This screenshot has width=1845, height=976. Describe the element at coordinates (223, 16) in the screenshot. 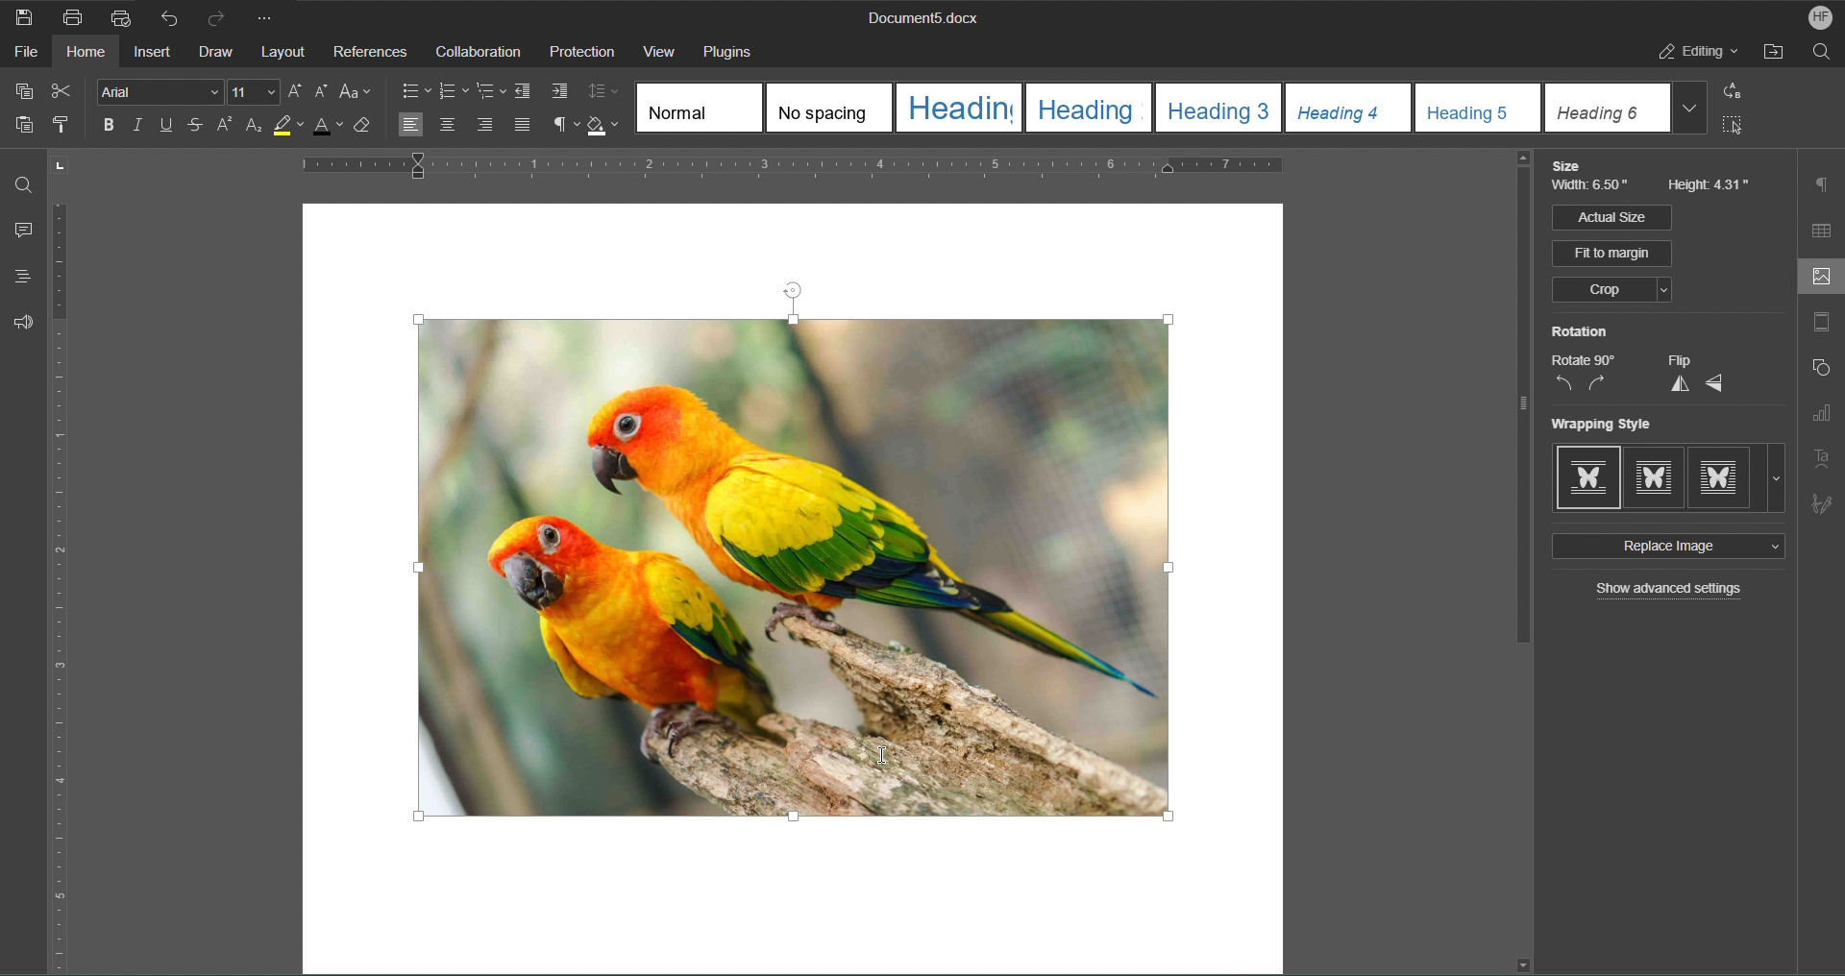

I see `Redo` at that location.